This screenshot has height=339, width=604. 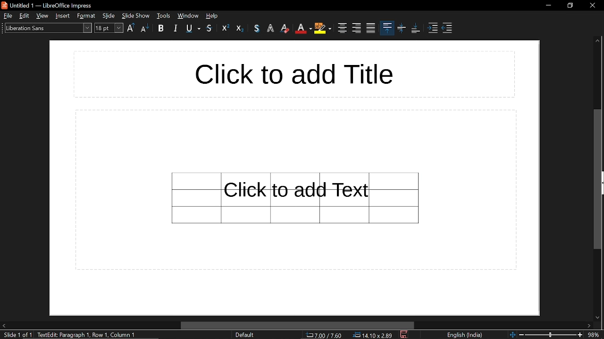 What do you see at coordinates (163, 29) in the screenshot?
I see `bold` at bounding box center [163, 29].